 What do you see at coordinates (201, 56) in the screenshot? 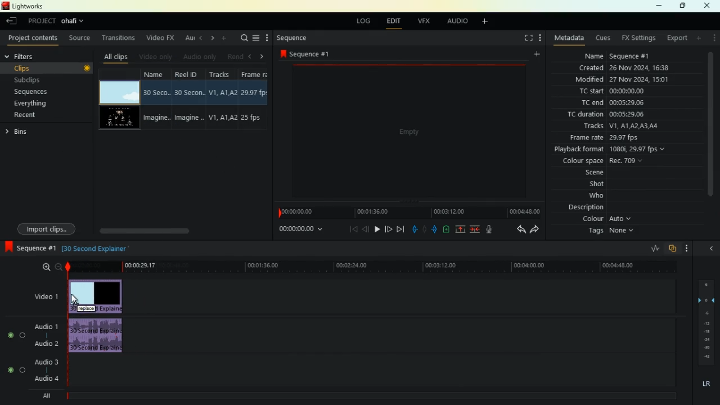
I see `audio only` at bounding box center [201, 56].